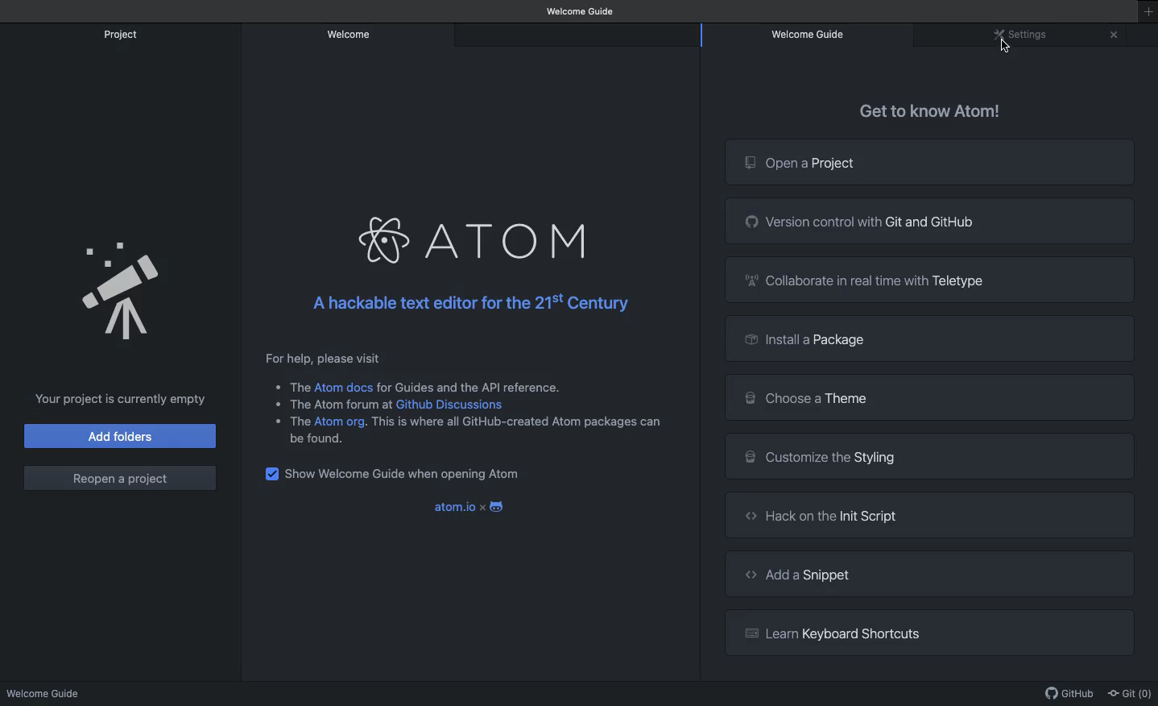 The width and height of the screenshot is (1158, 706). Describe the element at coordinates (930, 459) in the screenshot. I see `Customize with styling` at that location.